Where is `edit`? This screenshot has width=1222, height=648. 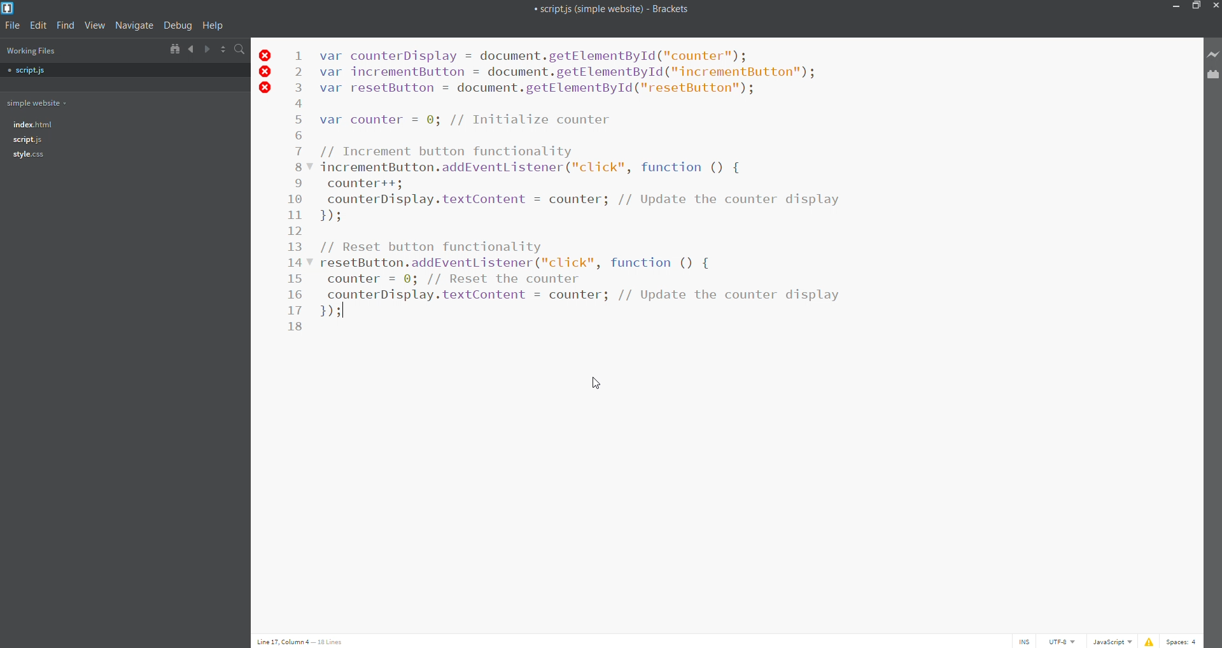
edit is located at coordinates (37, 25).